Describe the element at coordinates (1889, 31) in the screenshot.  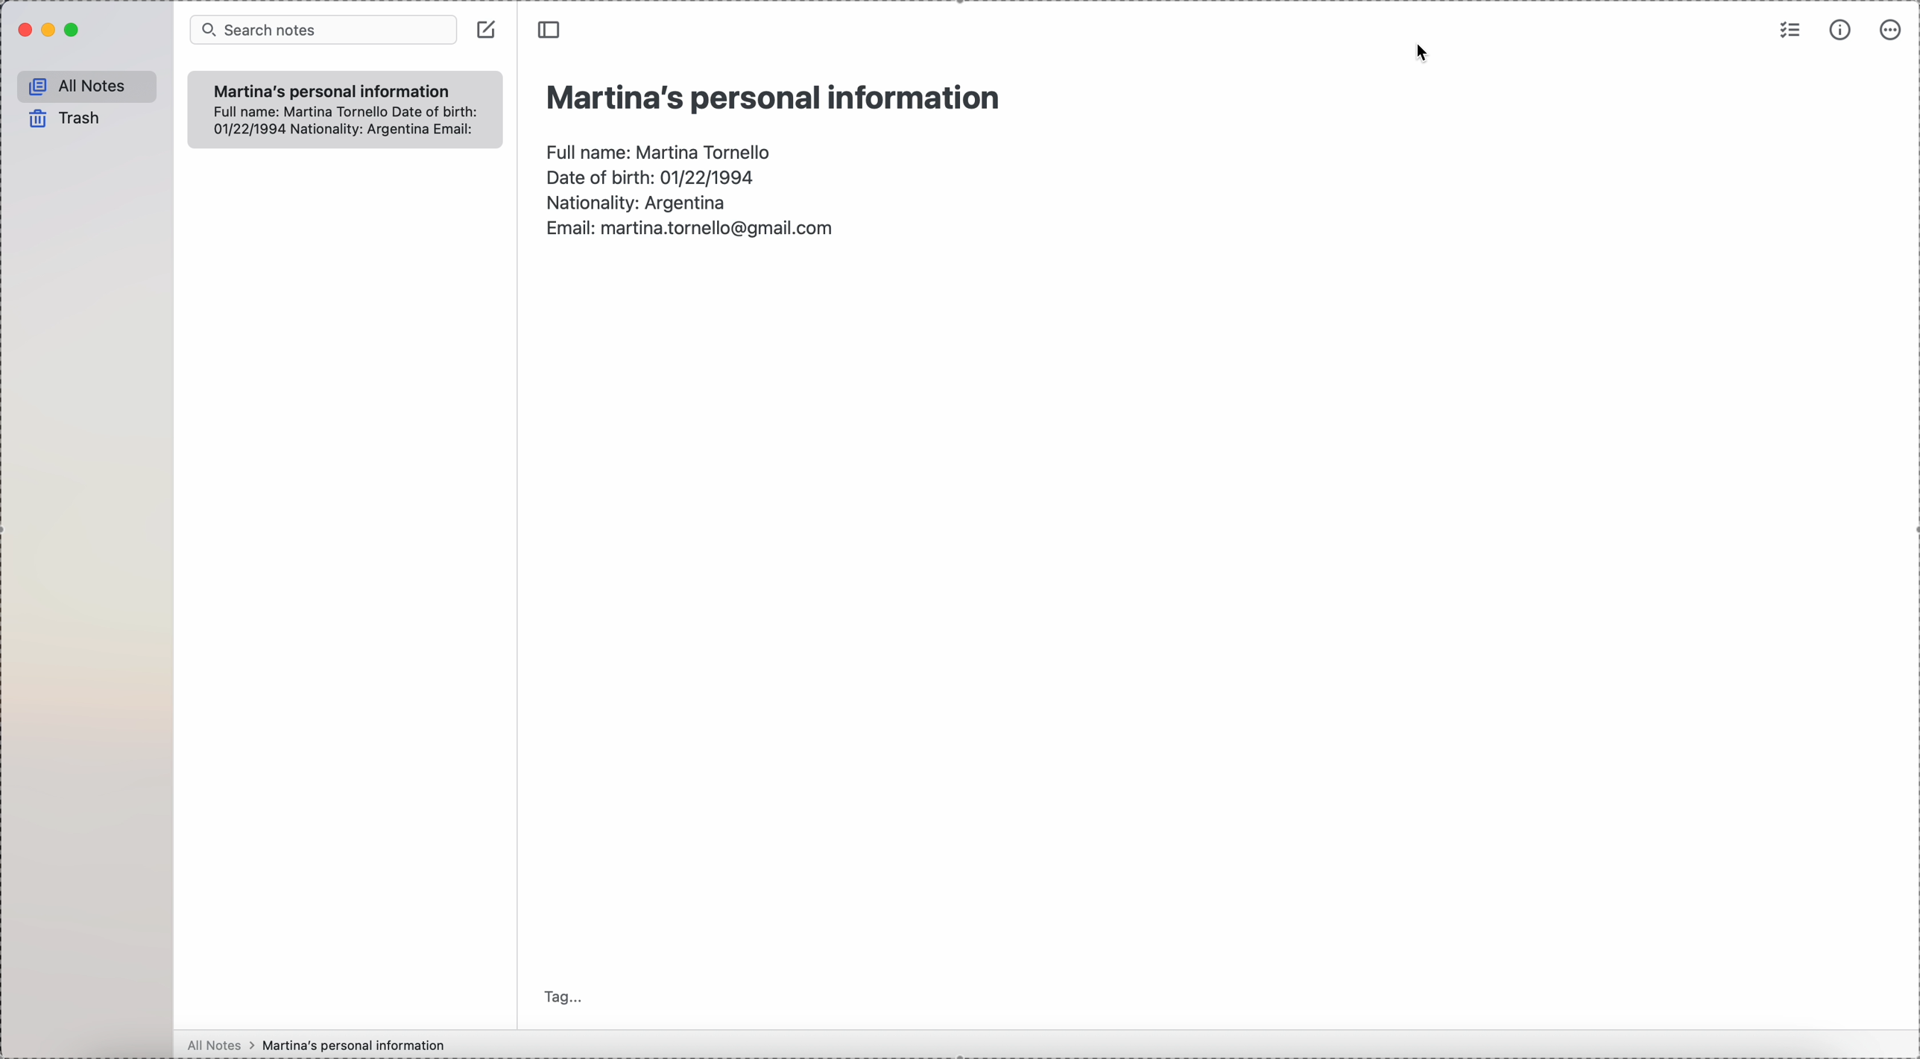
I see `more options` at that location.